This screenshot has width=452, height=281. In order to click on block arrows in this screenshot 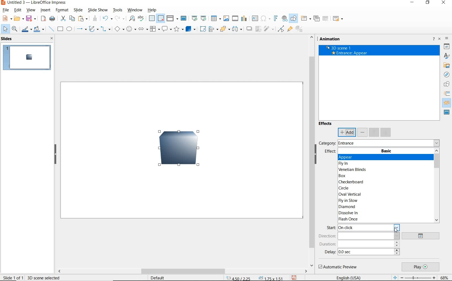, I will do `click(142, 30)`.